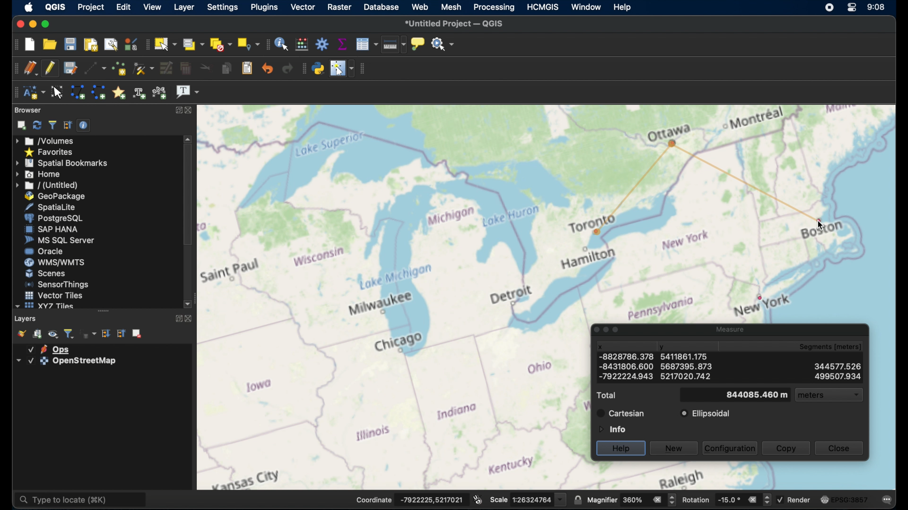  I want to click on settings, so click(222, 8).